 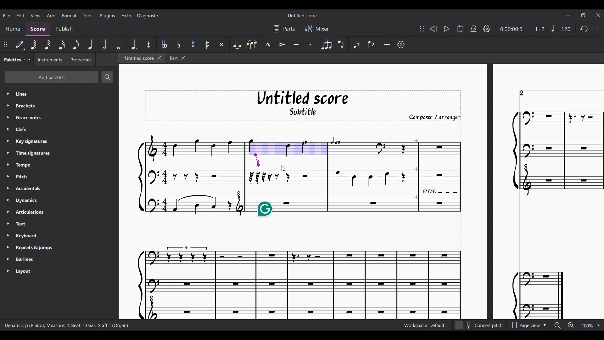 I want to click on Quarter note, so click(x=91, y=44).